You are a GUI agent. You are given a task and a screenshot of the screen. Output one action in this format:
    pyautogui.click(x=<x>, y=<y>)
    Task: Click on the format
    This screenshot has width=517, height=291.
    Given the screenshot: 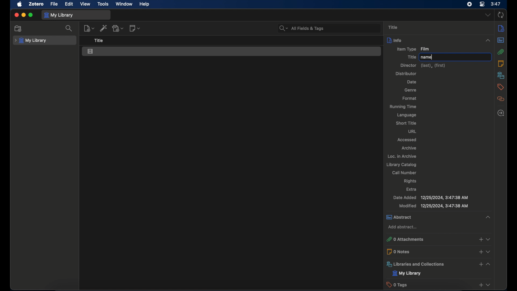 What is the action you would take?
    pyautogui.click(x=409, y=98)
    